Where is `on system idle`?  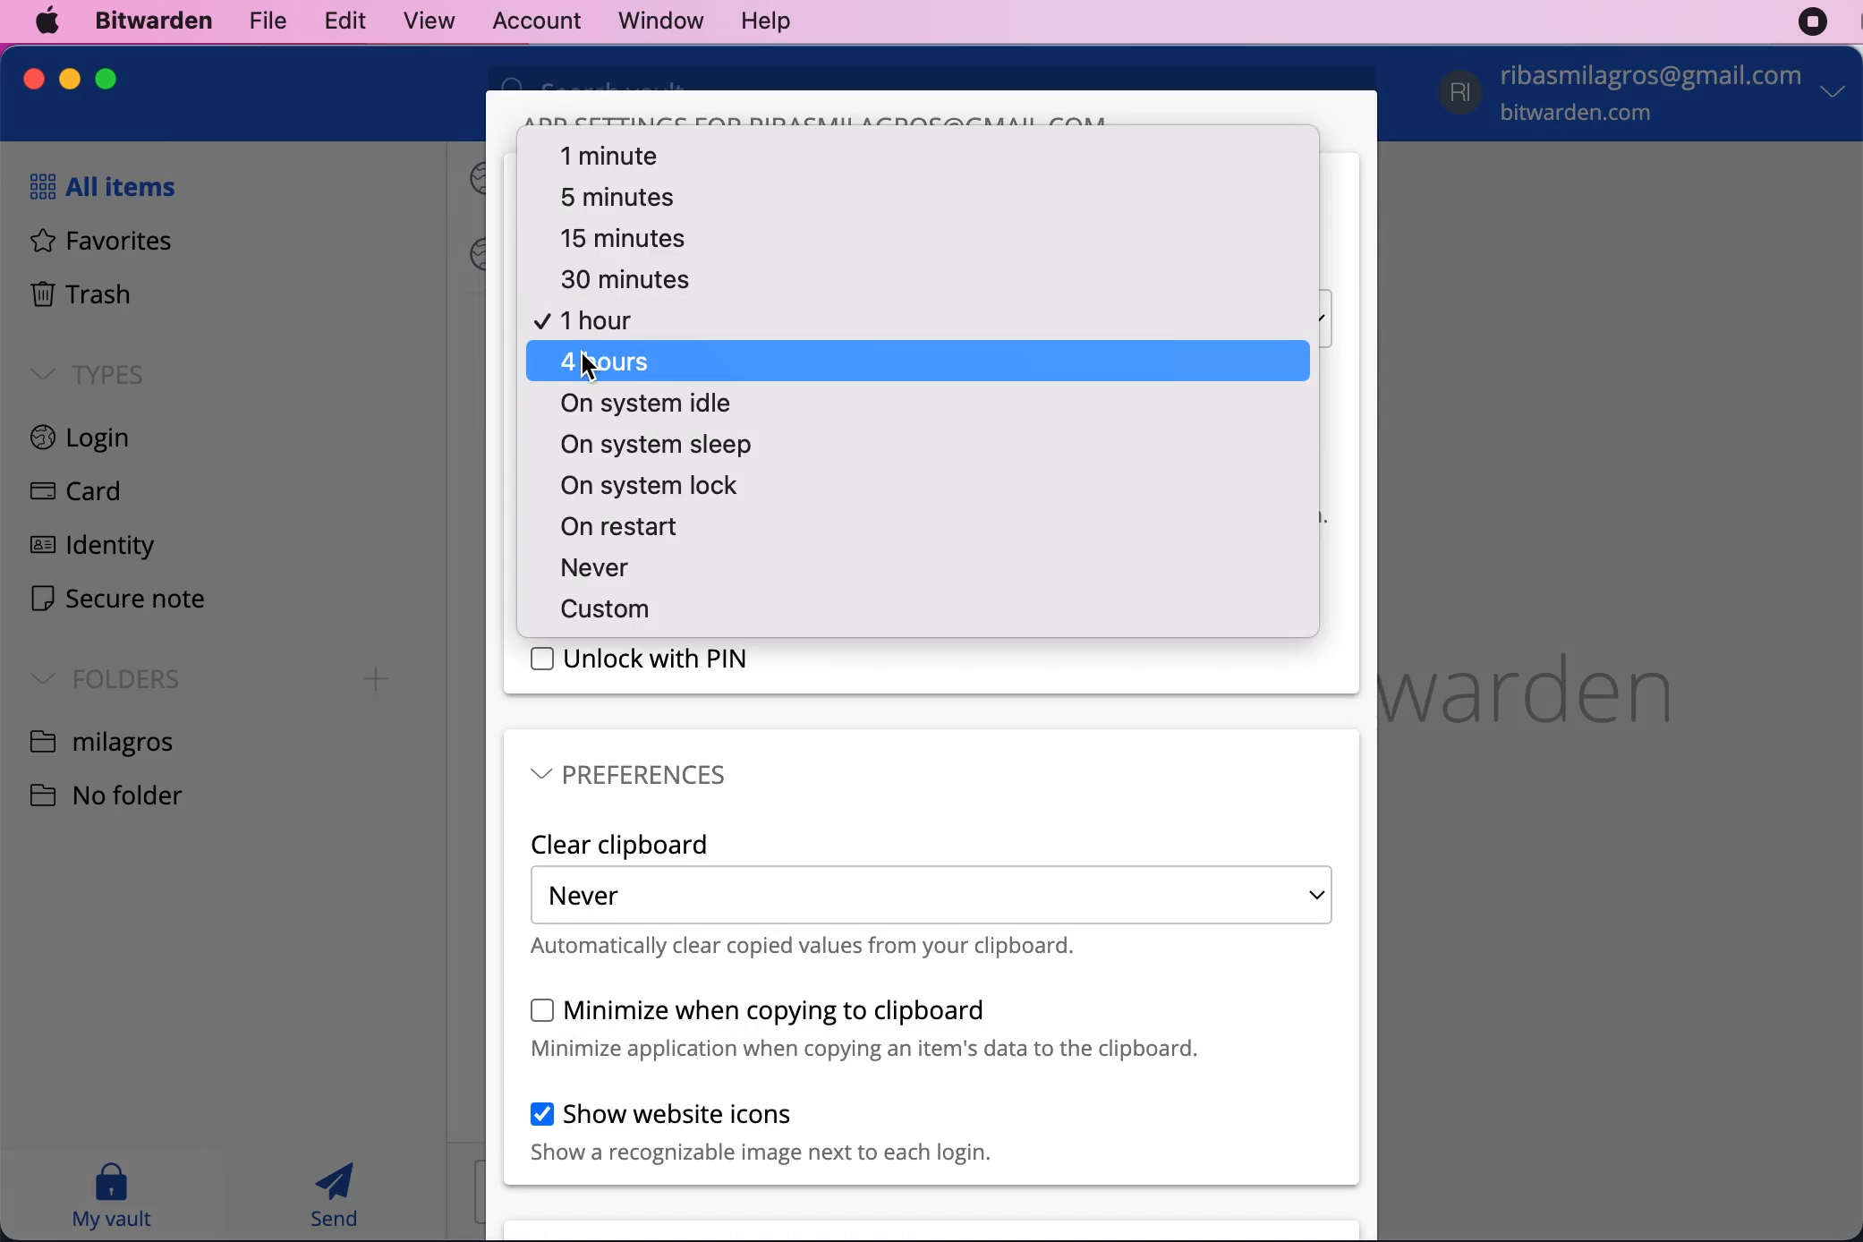 on system idle is located at coordinates (641, 404).